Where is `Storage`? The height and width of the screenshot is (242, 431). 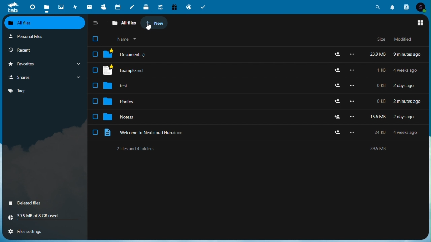
Storage is located at coordinates (44, 218).